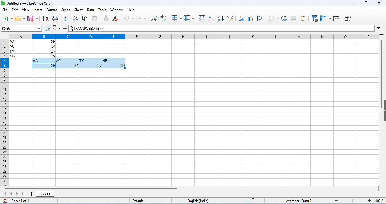 Image resolution: width=386 pixels, height=204 pixels. Describe the element at coordinates (77, 18) in the screenshot. I see `cut` at that location.